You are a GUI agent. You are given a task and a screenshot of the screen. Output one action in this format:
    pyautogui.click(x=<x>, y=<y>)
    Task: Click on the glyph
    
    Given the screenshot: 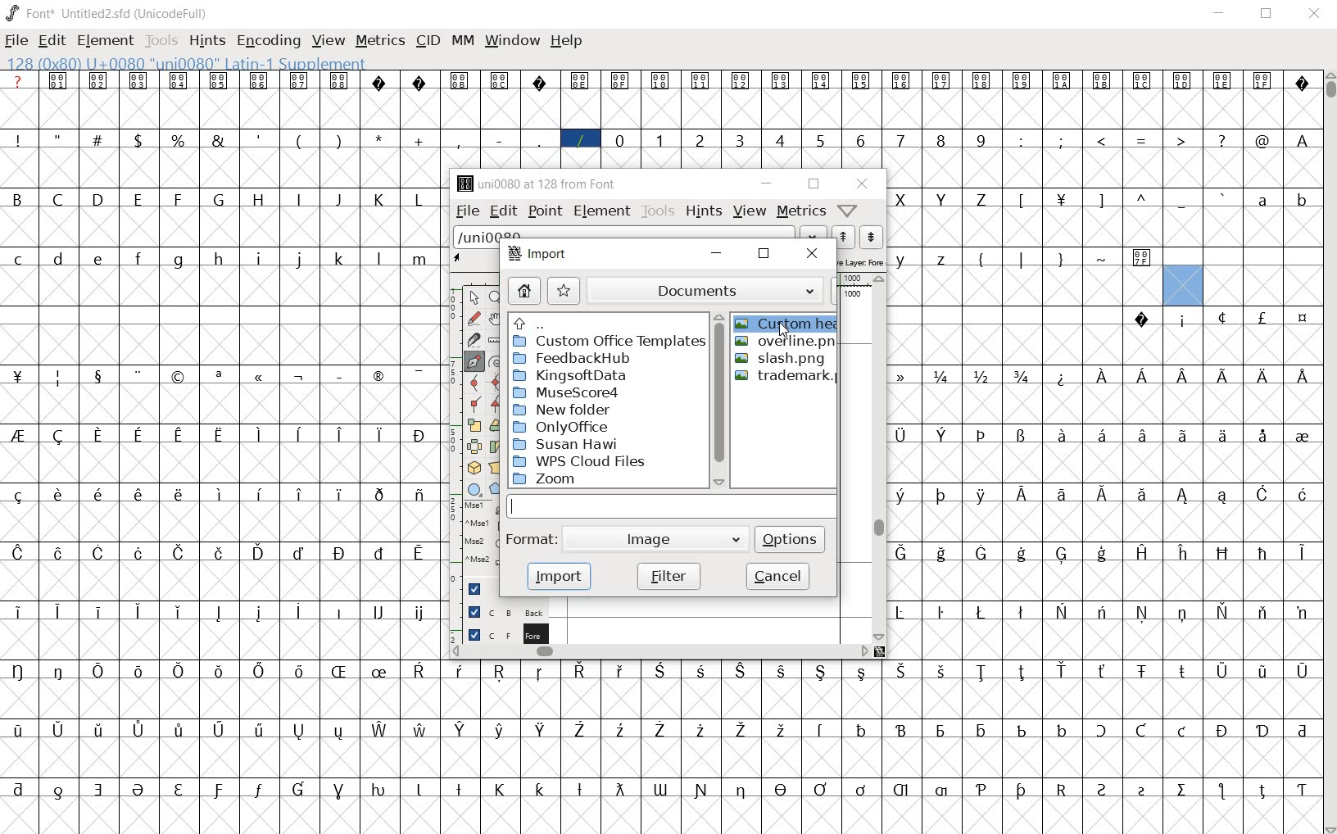 What is the action you would take?
    pyautogui.click(x=619, y=140)
    